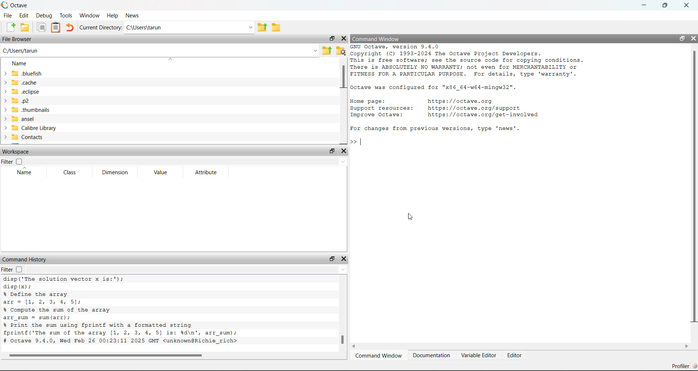  What do you see at coordinates (363, 142) in the screenshot?
I see `Tap text` at bounding box center [363, 142].